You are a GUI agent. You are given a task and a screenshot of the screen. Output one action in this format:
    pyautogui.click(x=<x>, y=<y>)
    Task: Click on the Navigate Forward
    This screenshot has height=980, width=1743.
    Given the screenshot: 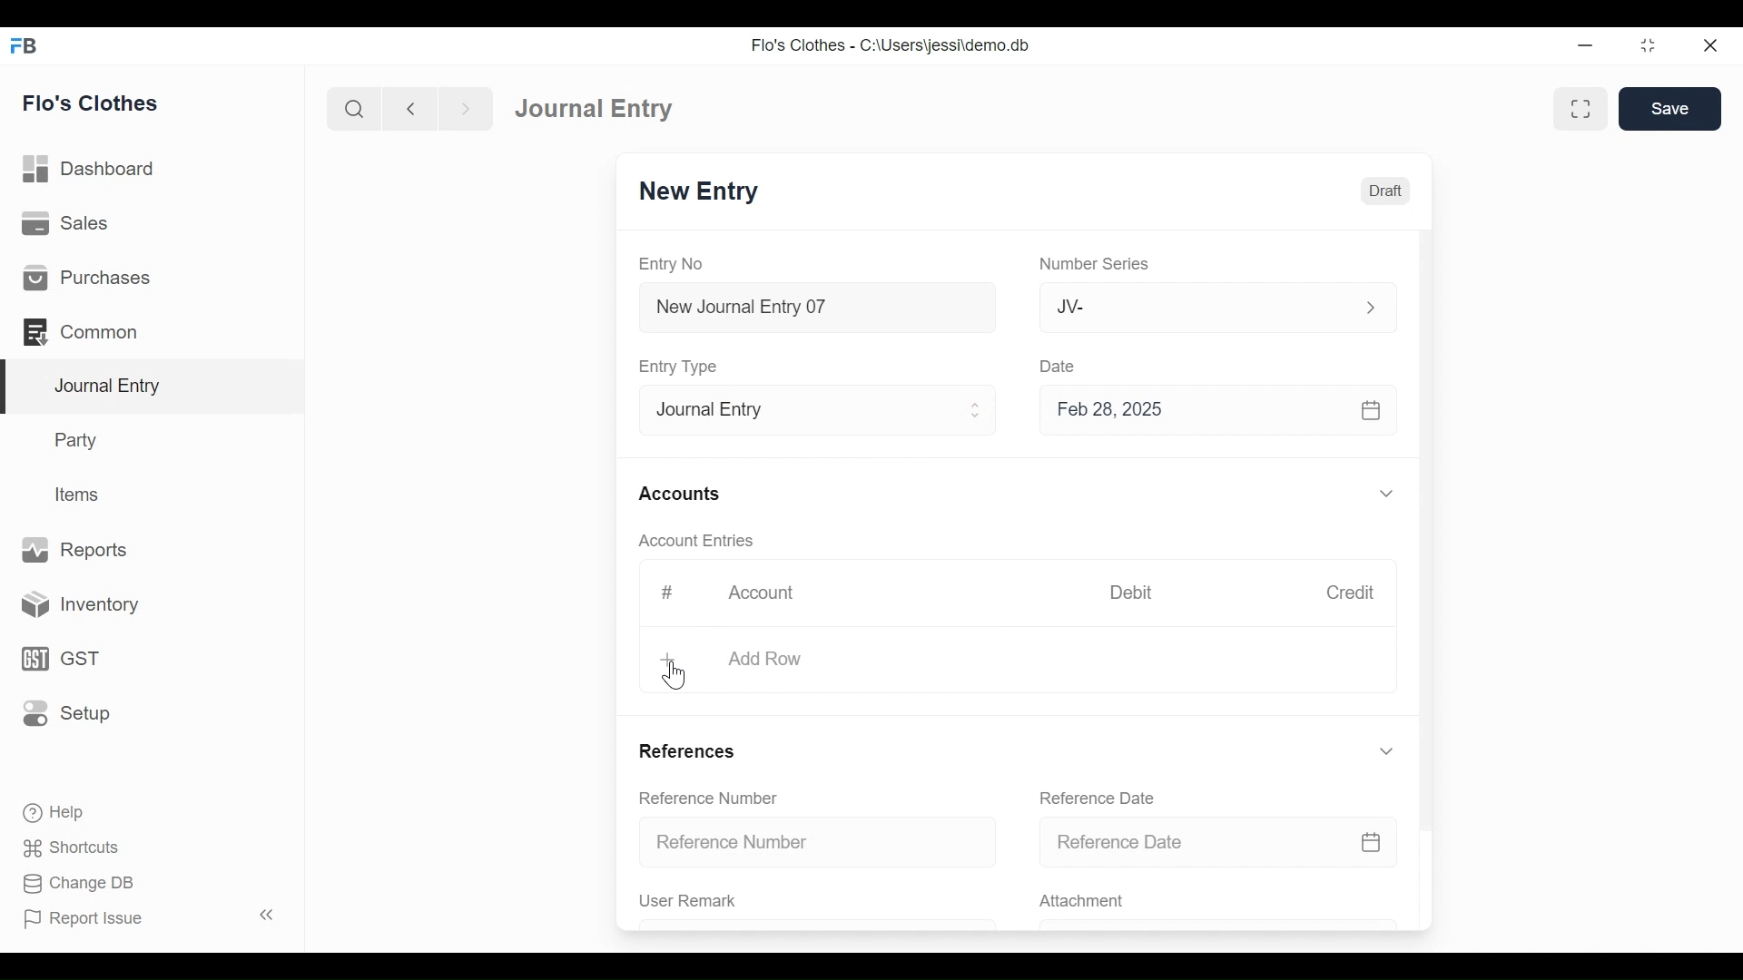 What is the action you would take?
    pyautogui.click(x=466, y=109)
    